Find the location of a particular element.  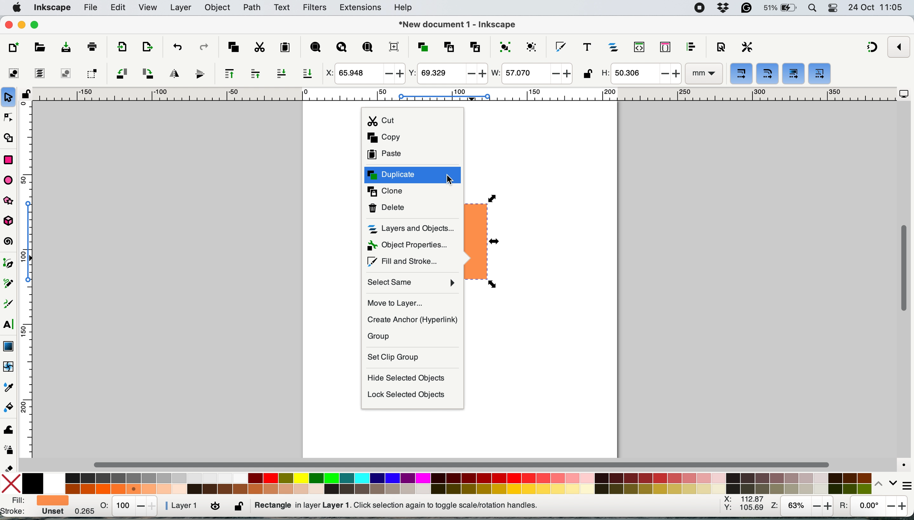

close is located at coordinates (9, 25).